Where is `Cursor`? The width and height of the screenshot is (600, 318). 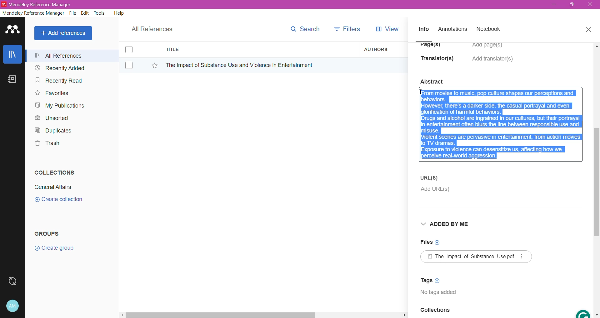
Cursor is located at coordinates (421, 94).